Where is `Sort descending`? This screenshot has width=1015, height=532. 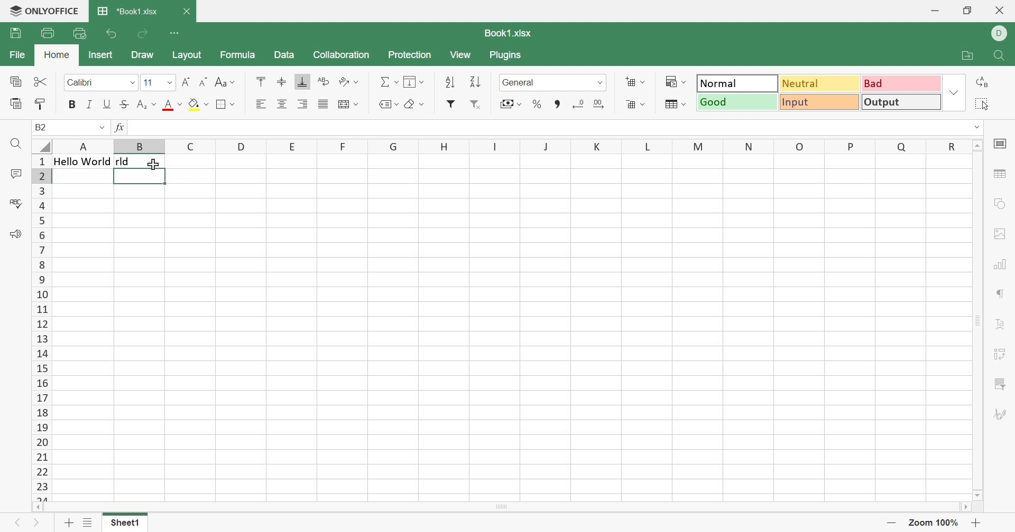 Sort descending is located at coordinates (478, 82).